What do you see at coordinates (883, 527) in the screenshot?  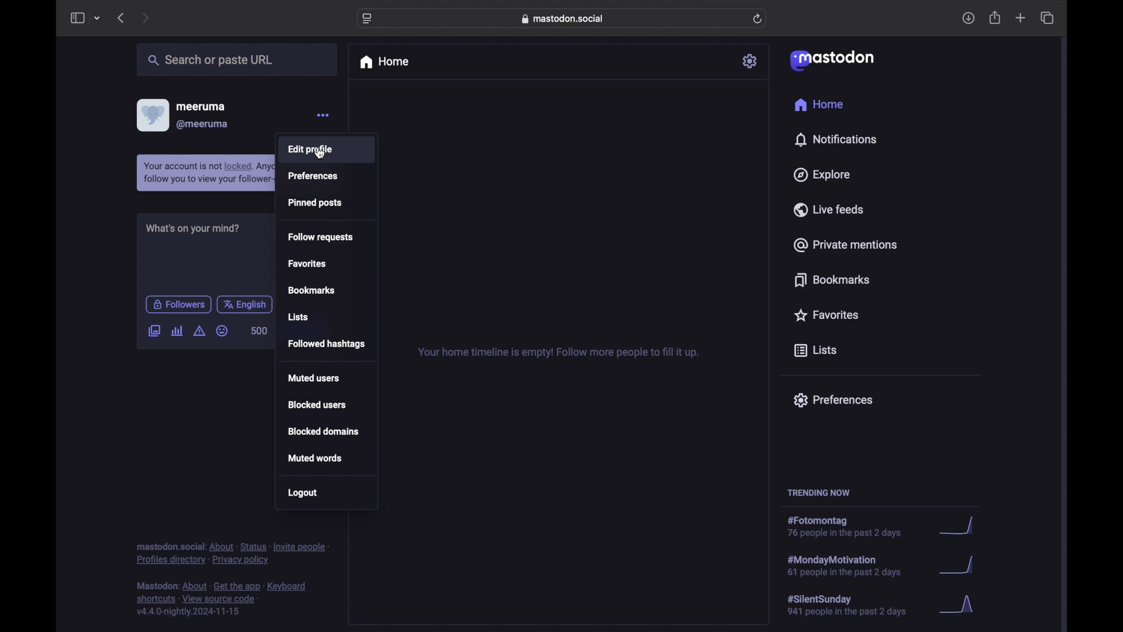 I see `hashtag trend` at bounding box center [883, 527].